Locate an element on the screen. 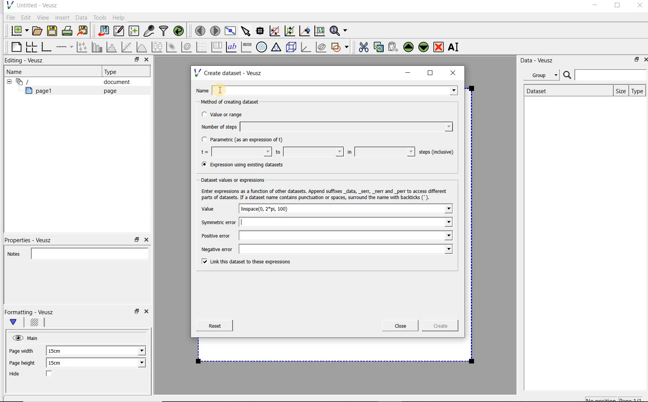  plot a 2d dataset as an image is located at coordinates (172, 47).